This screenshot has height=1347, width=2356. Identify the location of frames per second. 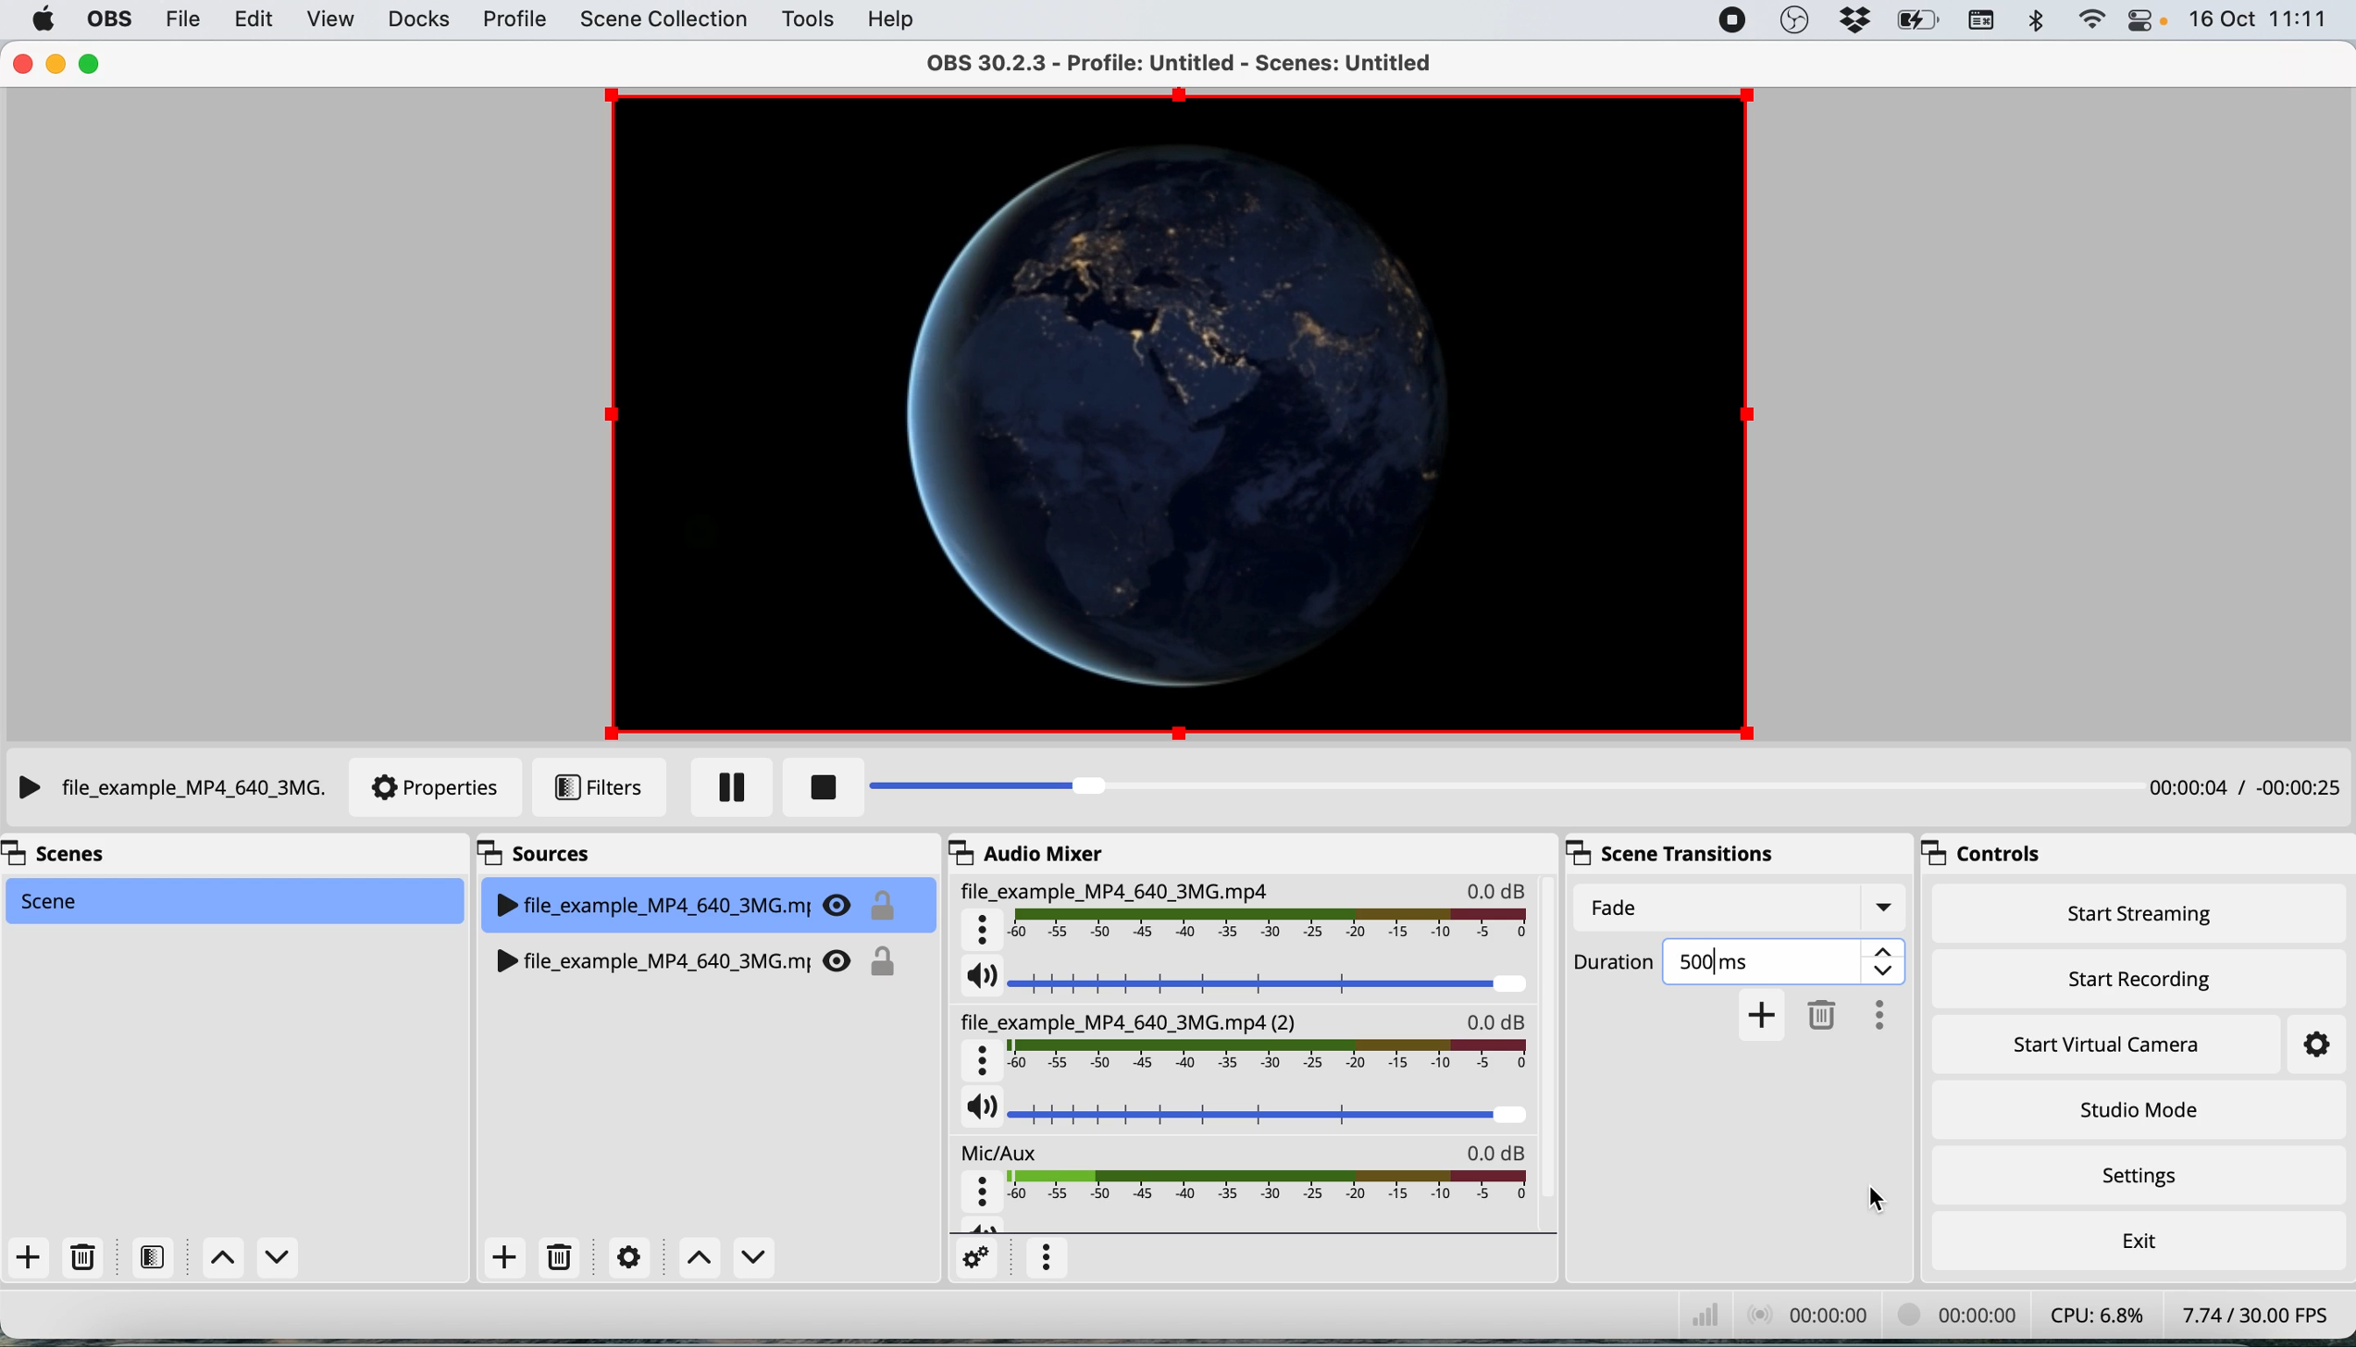
(2251, 1315).